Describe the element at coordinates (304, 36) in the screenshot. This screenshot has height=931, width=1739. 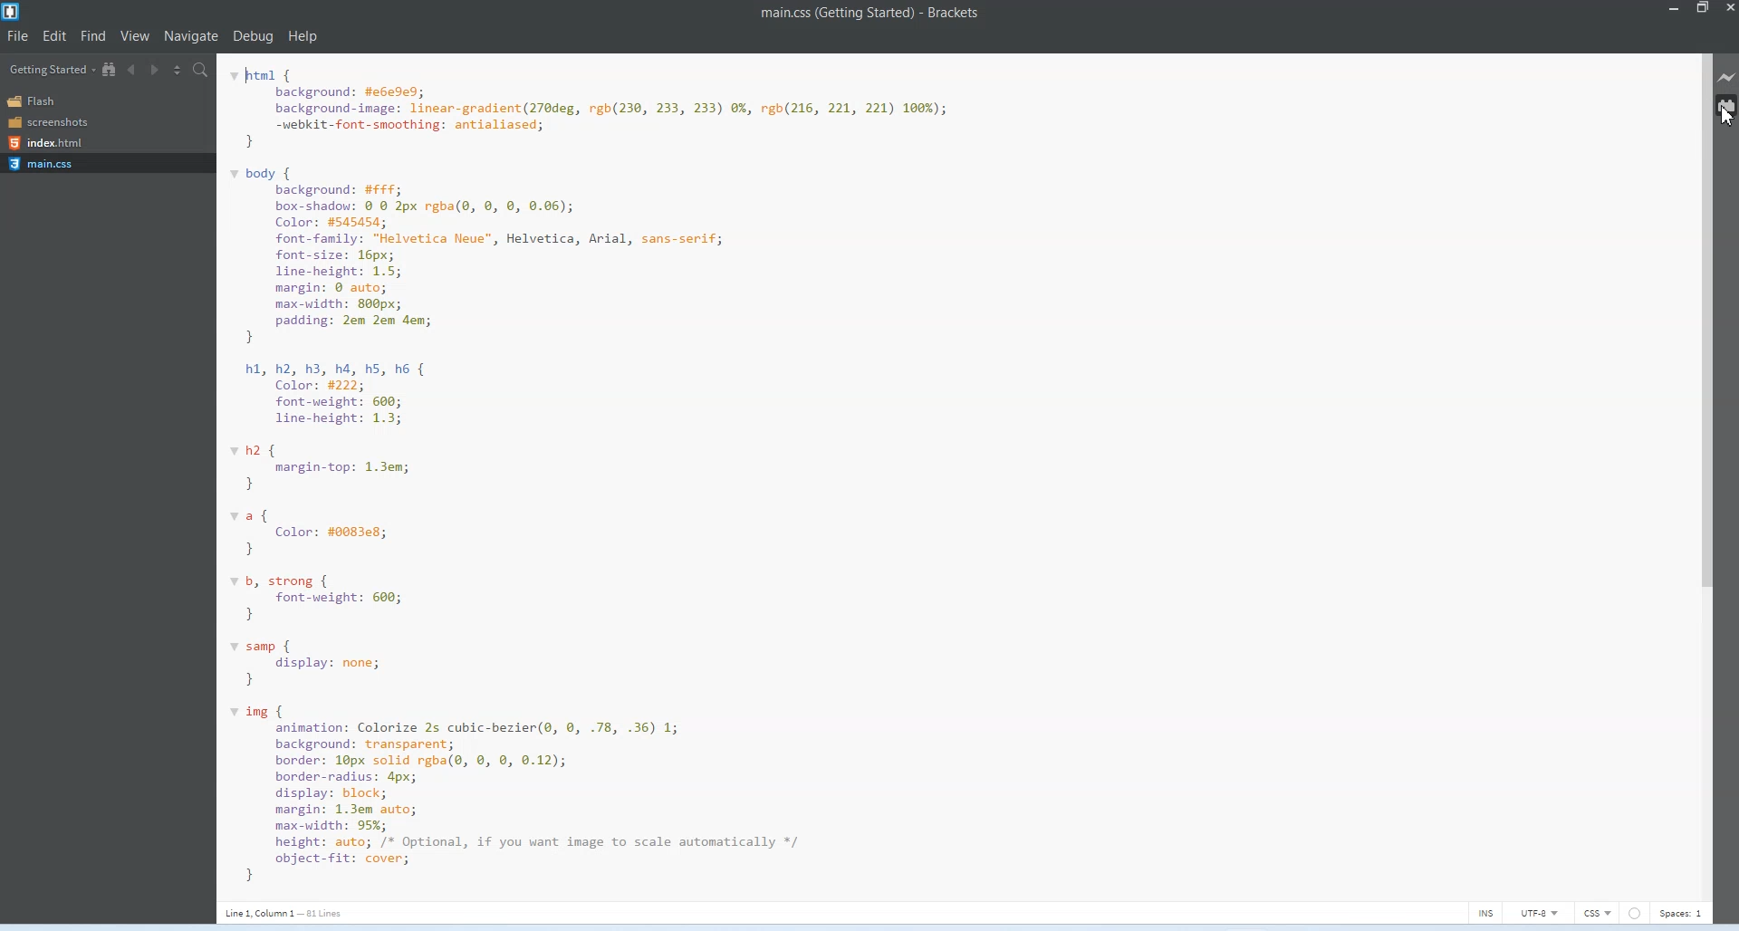
I see `Help` at that location.